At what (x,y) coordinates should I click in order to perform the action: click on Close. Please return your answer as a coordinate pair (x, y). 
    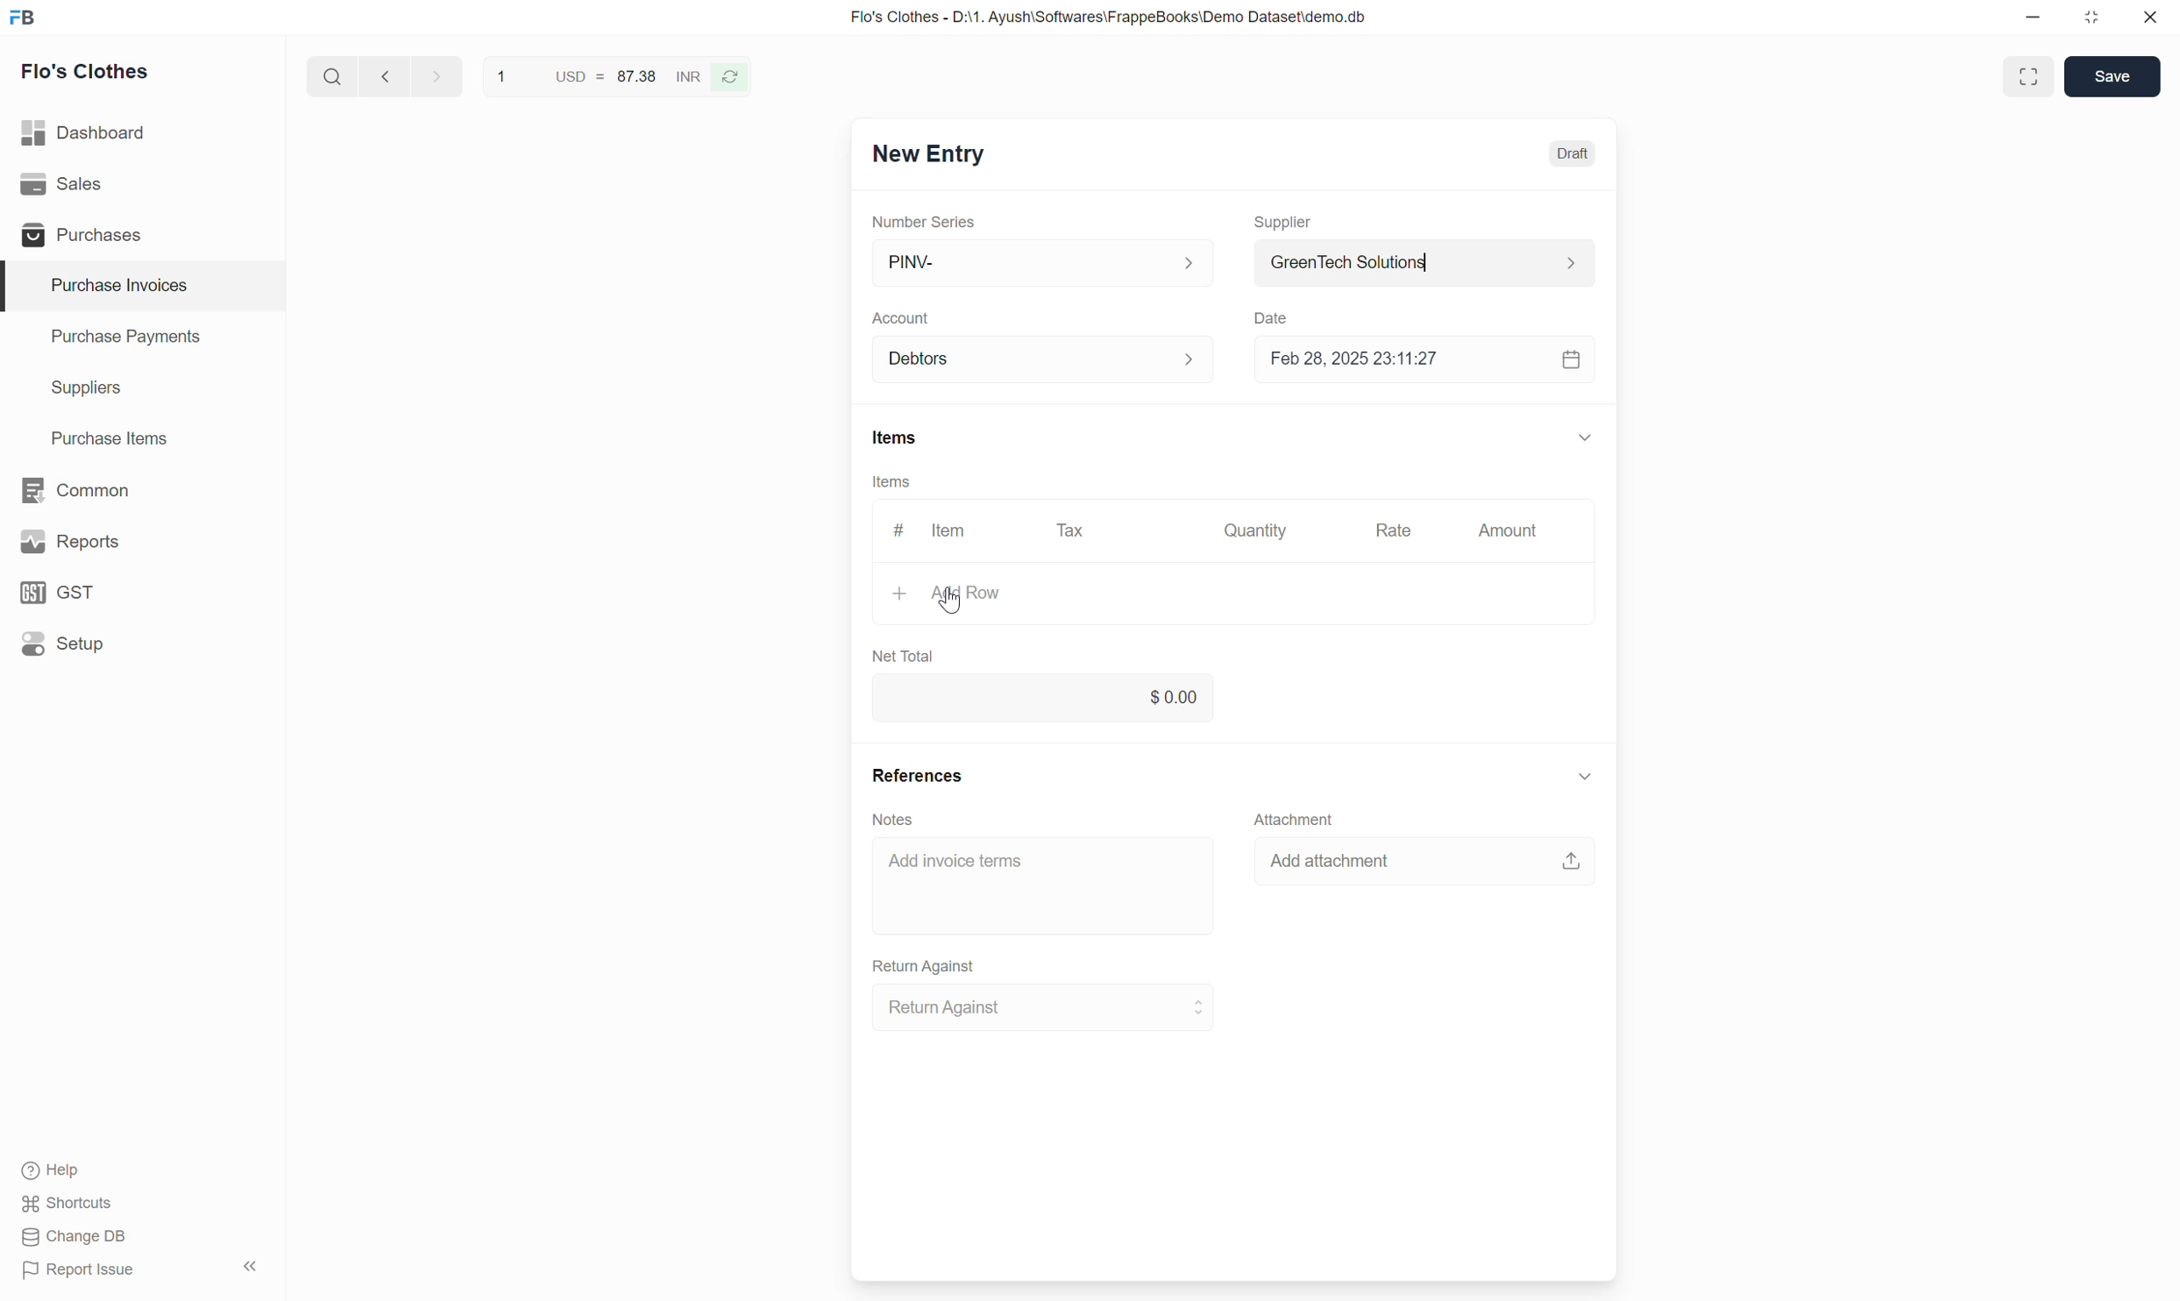
    Looking at the image, I should click on (2150, 17).